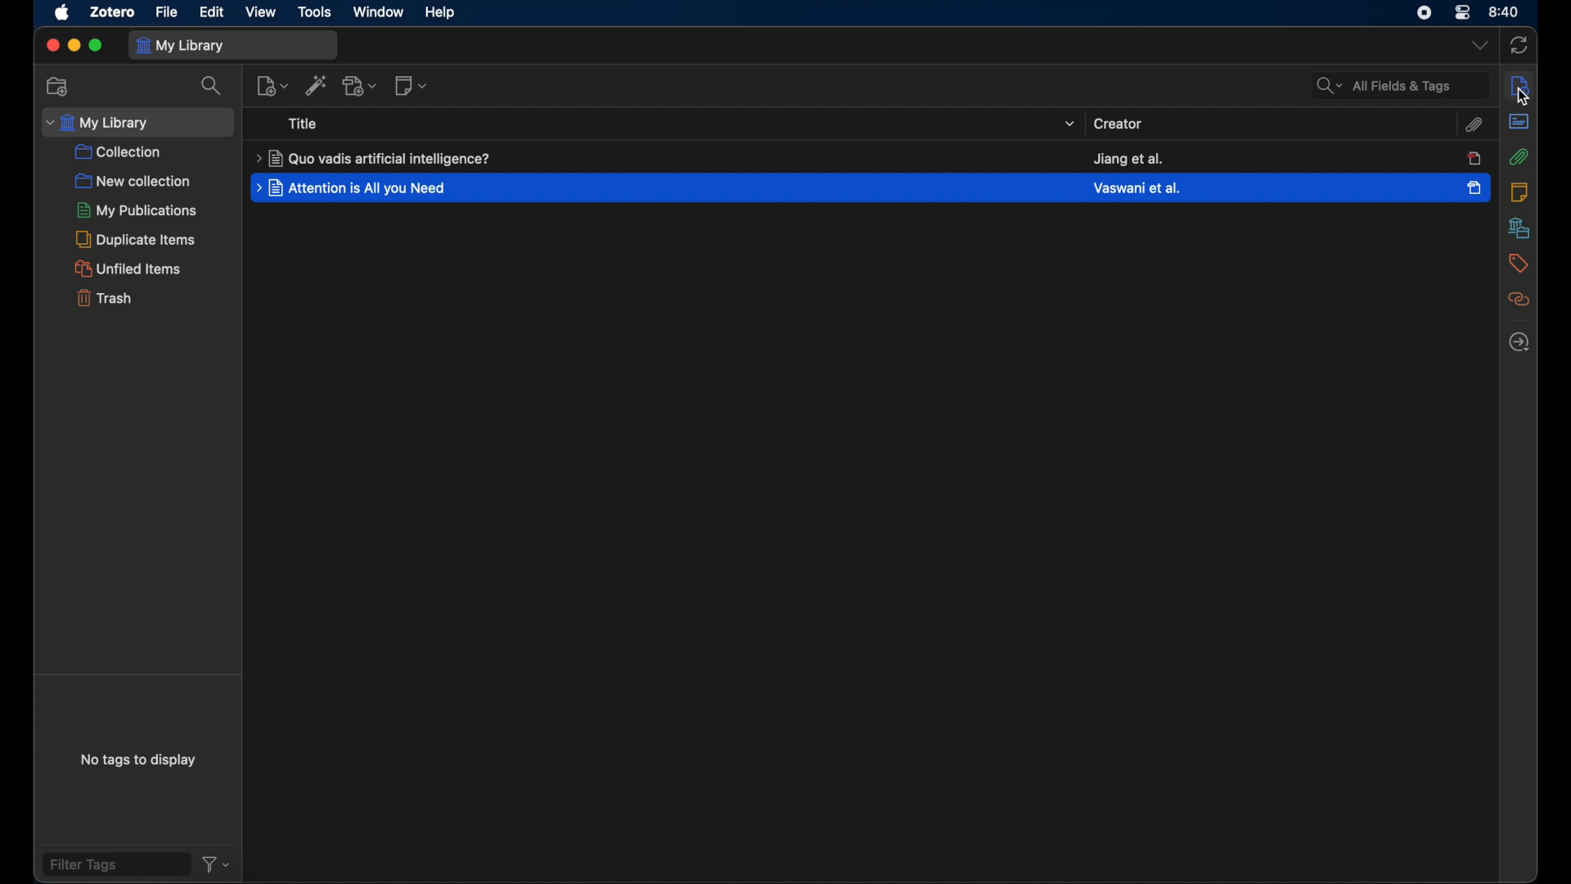 This screenshot has width=1571, height=884. Describe the element at coordinates (119, 152) in the screenshot. I see `collection` at that location.